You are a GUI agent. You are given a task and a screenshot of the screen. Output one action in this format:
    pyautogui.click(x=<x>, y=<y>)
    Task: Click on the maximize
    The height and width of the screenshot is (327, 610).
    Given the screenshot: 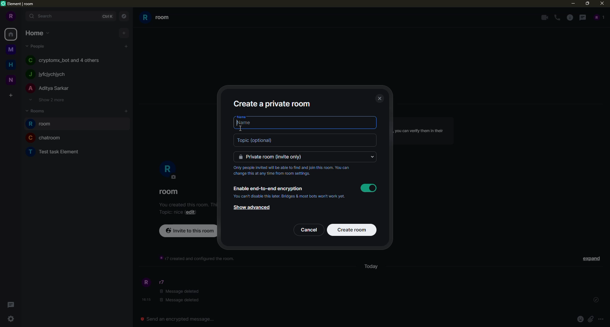 What is the action you would take?
    pyautogui.click(x=586, y=3)
    